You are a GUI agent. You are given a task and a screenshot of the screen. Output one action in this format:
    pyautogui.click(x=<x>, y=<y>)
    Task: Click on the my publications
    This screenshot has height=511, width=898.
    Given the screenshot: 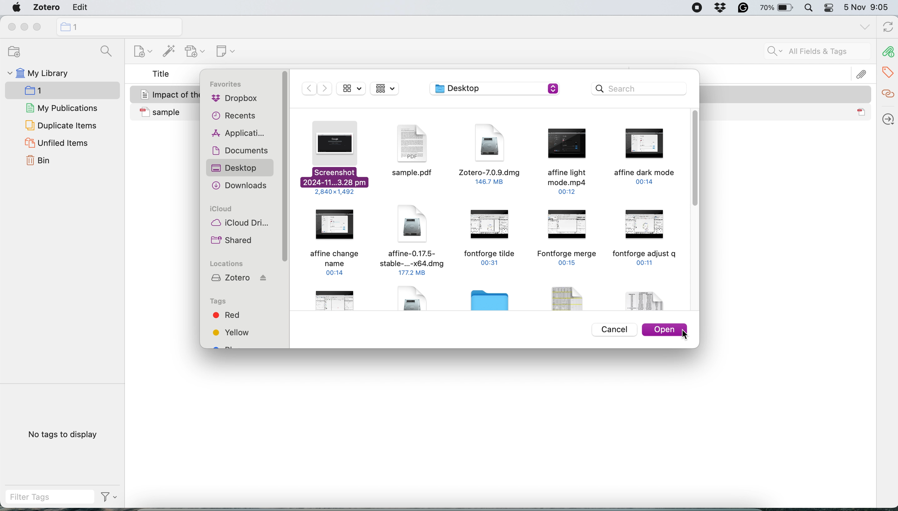 What is the action you would take?
    pyautogui.click(x=63, y=109)
    